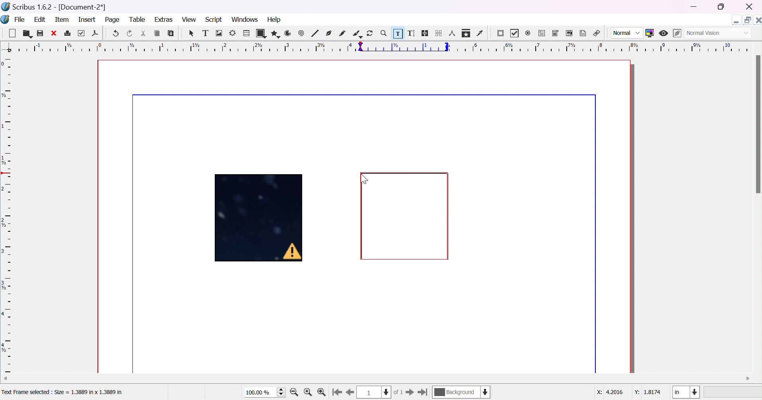 The height and width of the screenshot is (400, 762). I want to click on close, so click(53, 33).